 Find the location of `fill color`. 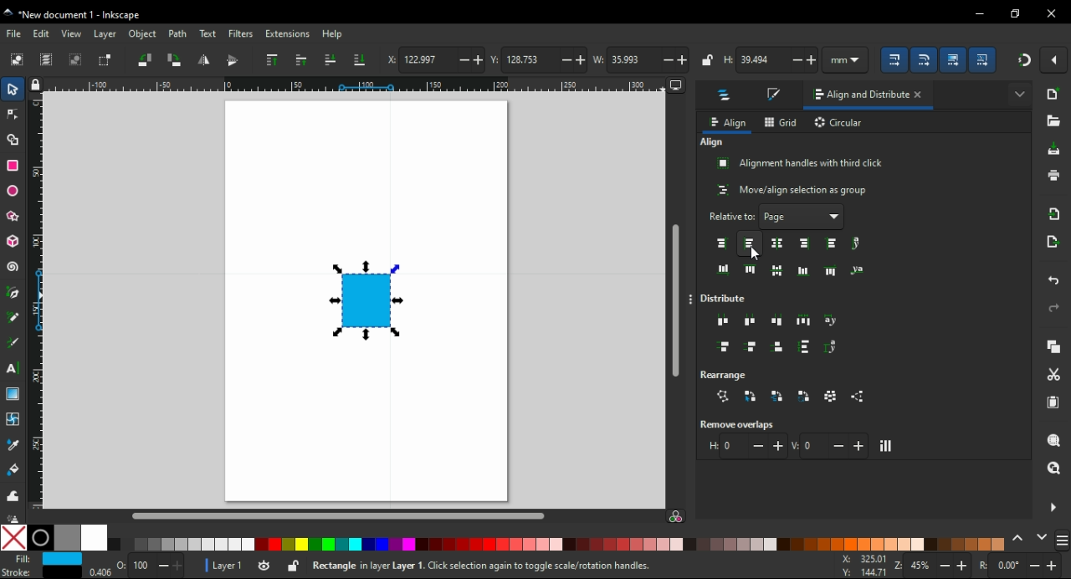

fill color is located at coordinates (45, 559).